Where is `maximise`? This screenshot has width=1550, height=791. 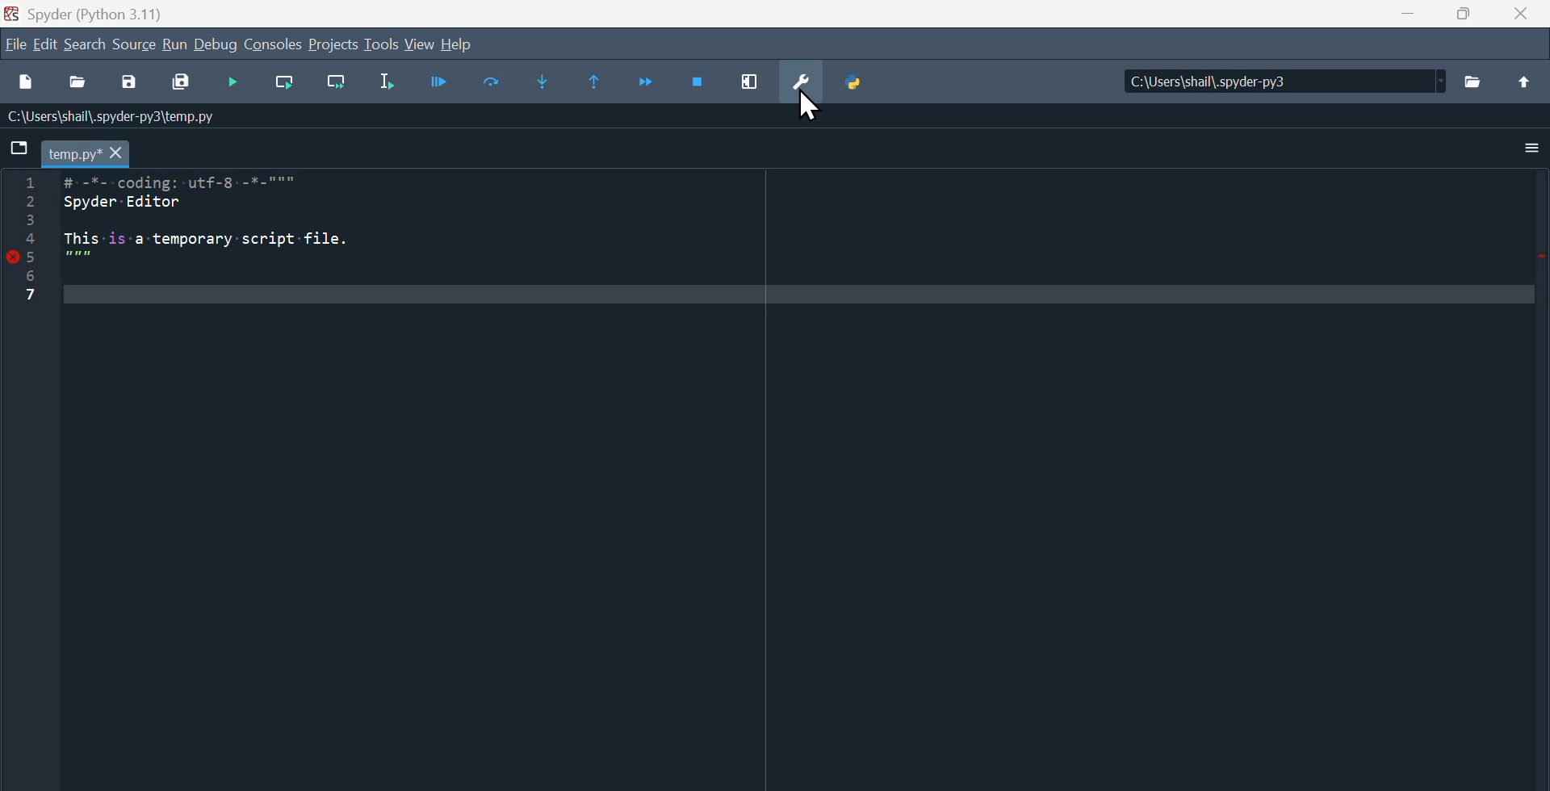
maximise is located at coordinates (1465, 19).